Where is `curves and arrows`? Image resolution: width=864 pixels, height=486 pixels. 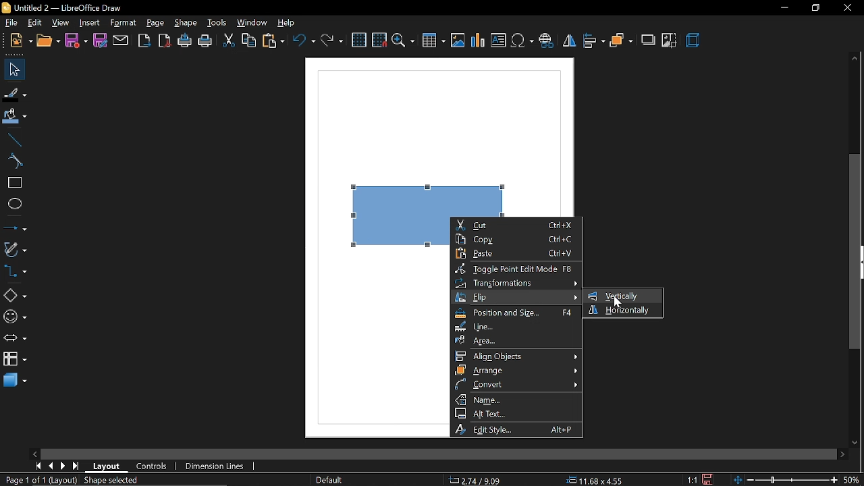
curves and arrows is located at coordinates (16, 249).